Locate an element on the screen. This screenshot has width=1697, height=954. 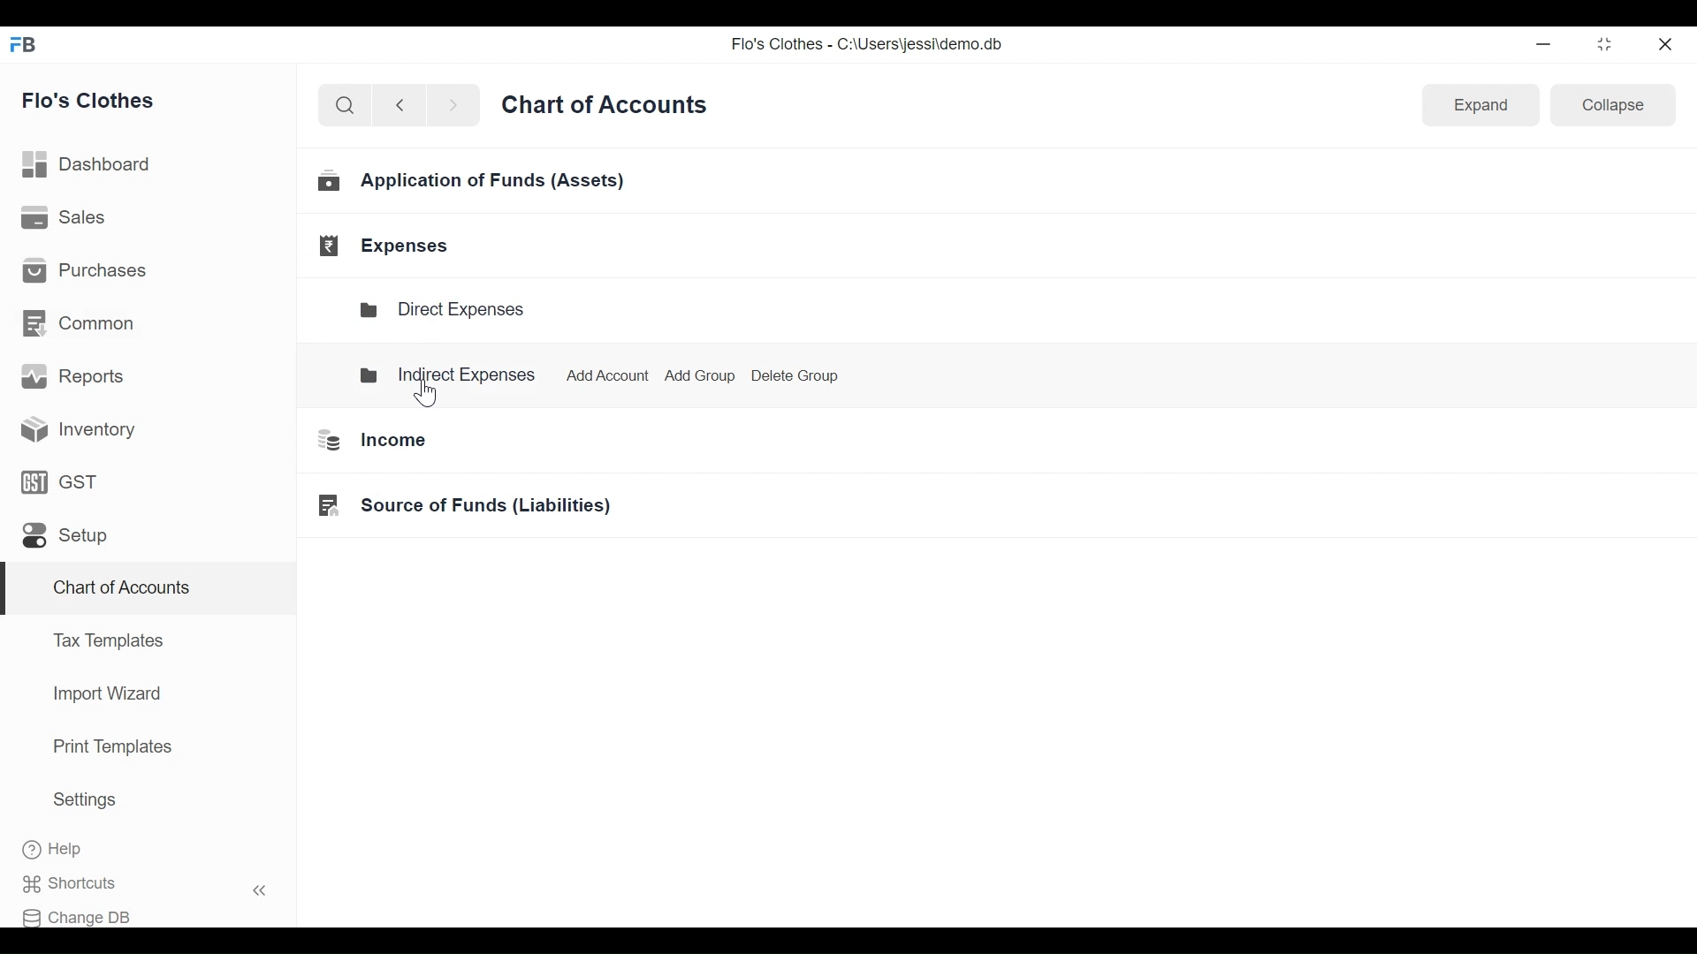
Chart of Accounts is located at coordinates (118, 590).